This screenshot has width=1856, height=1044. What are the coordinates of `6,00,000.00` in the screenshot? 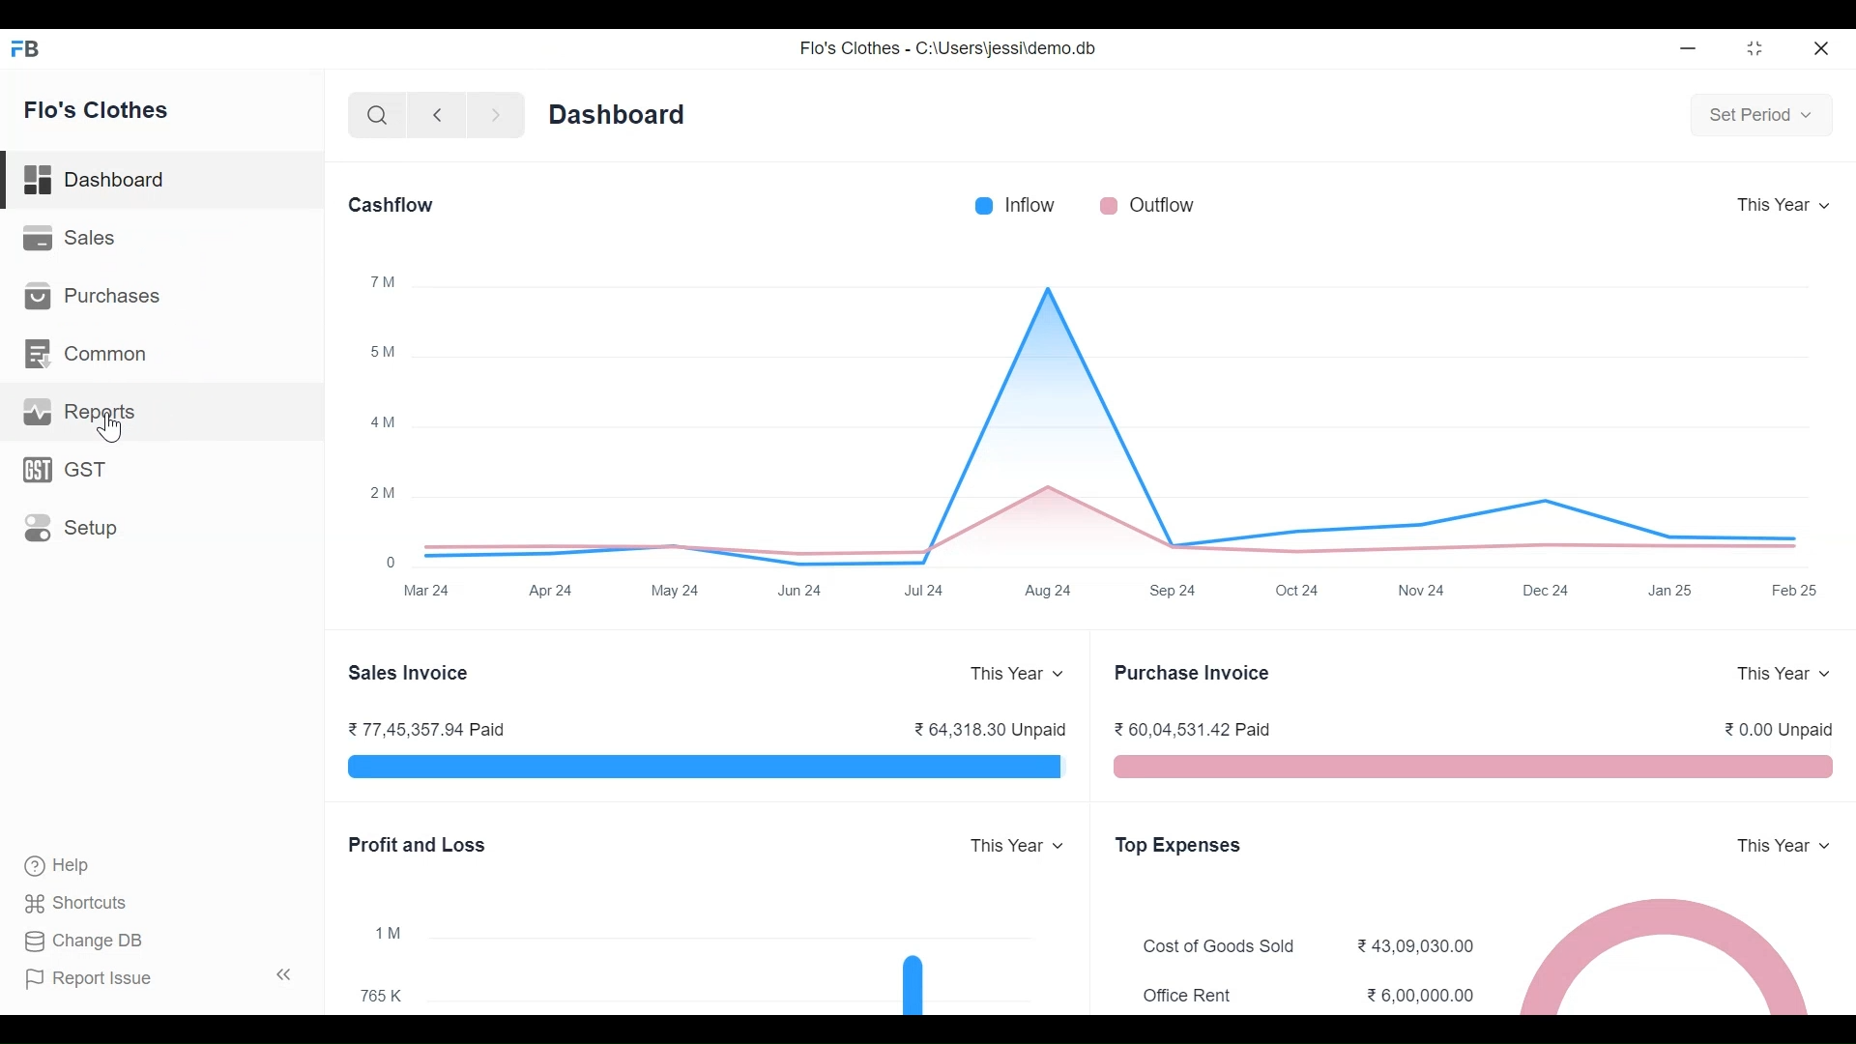 It's located at (1422, 996).